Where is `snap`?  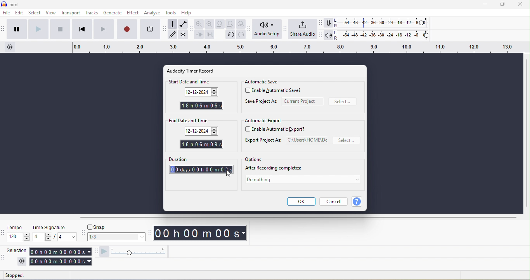 snap is located at coordinates (116, 228).